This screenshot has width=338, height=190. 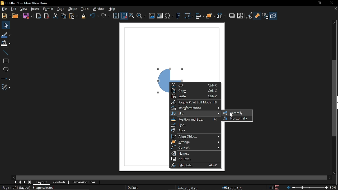 What do you see at coordinates (200, 16) in the screenshot?
I see `Align` at bounding box center [200, 16].